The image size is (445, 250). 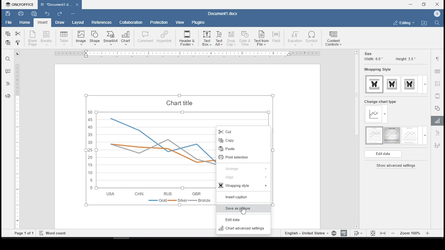 What do you see at coordinates (17, 147) in the screenshot?
I see `scrollbar` at bounding box center [17, 147].